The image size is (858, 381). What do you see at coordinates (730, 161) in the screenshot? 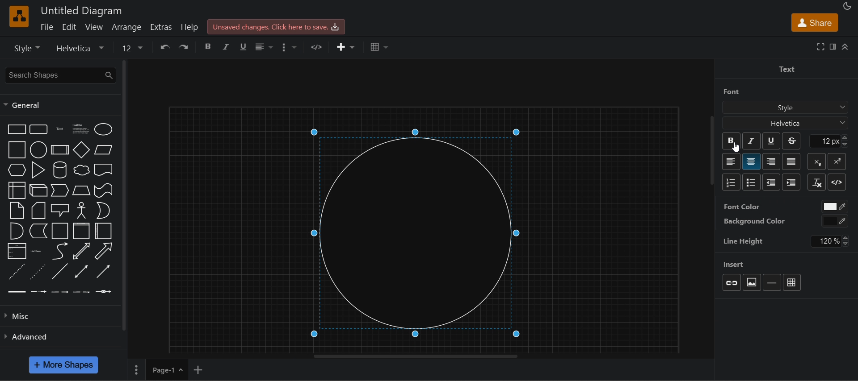
I see `left align` at bounding box center [730, 161].